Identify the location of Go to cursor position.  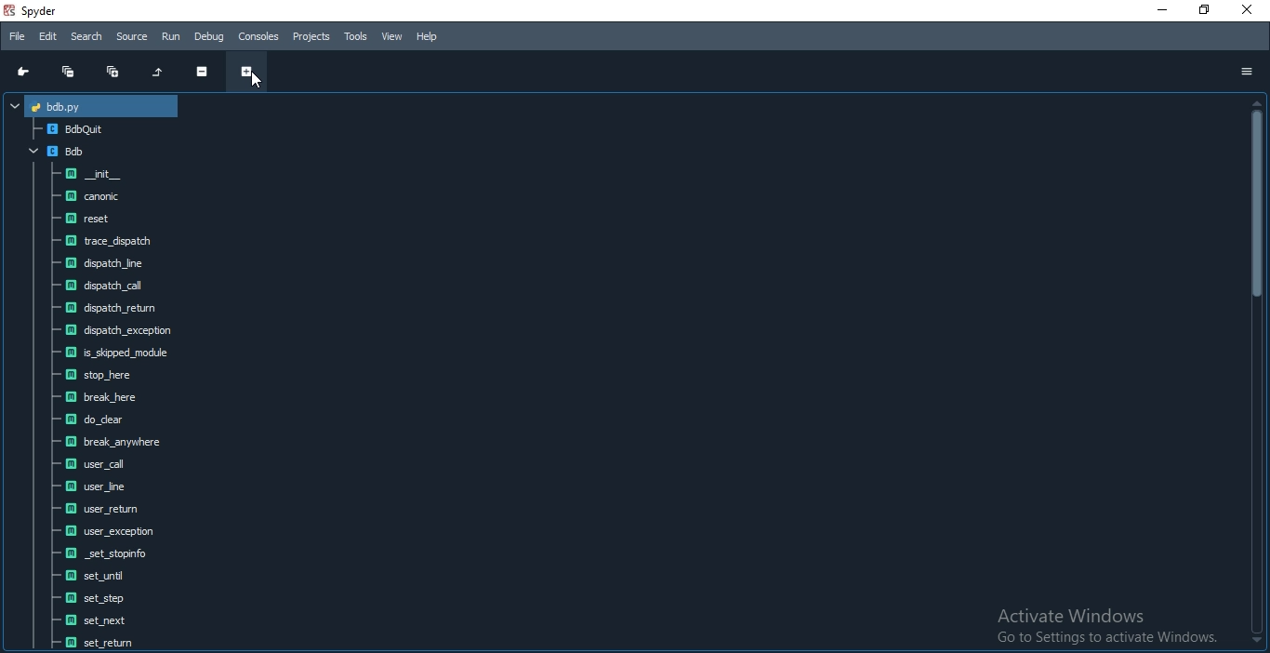
(19, 73).